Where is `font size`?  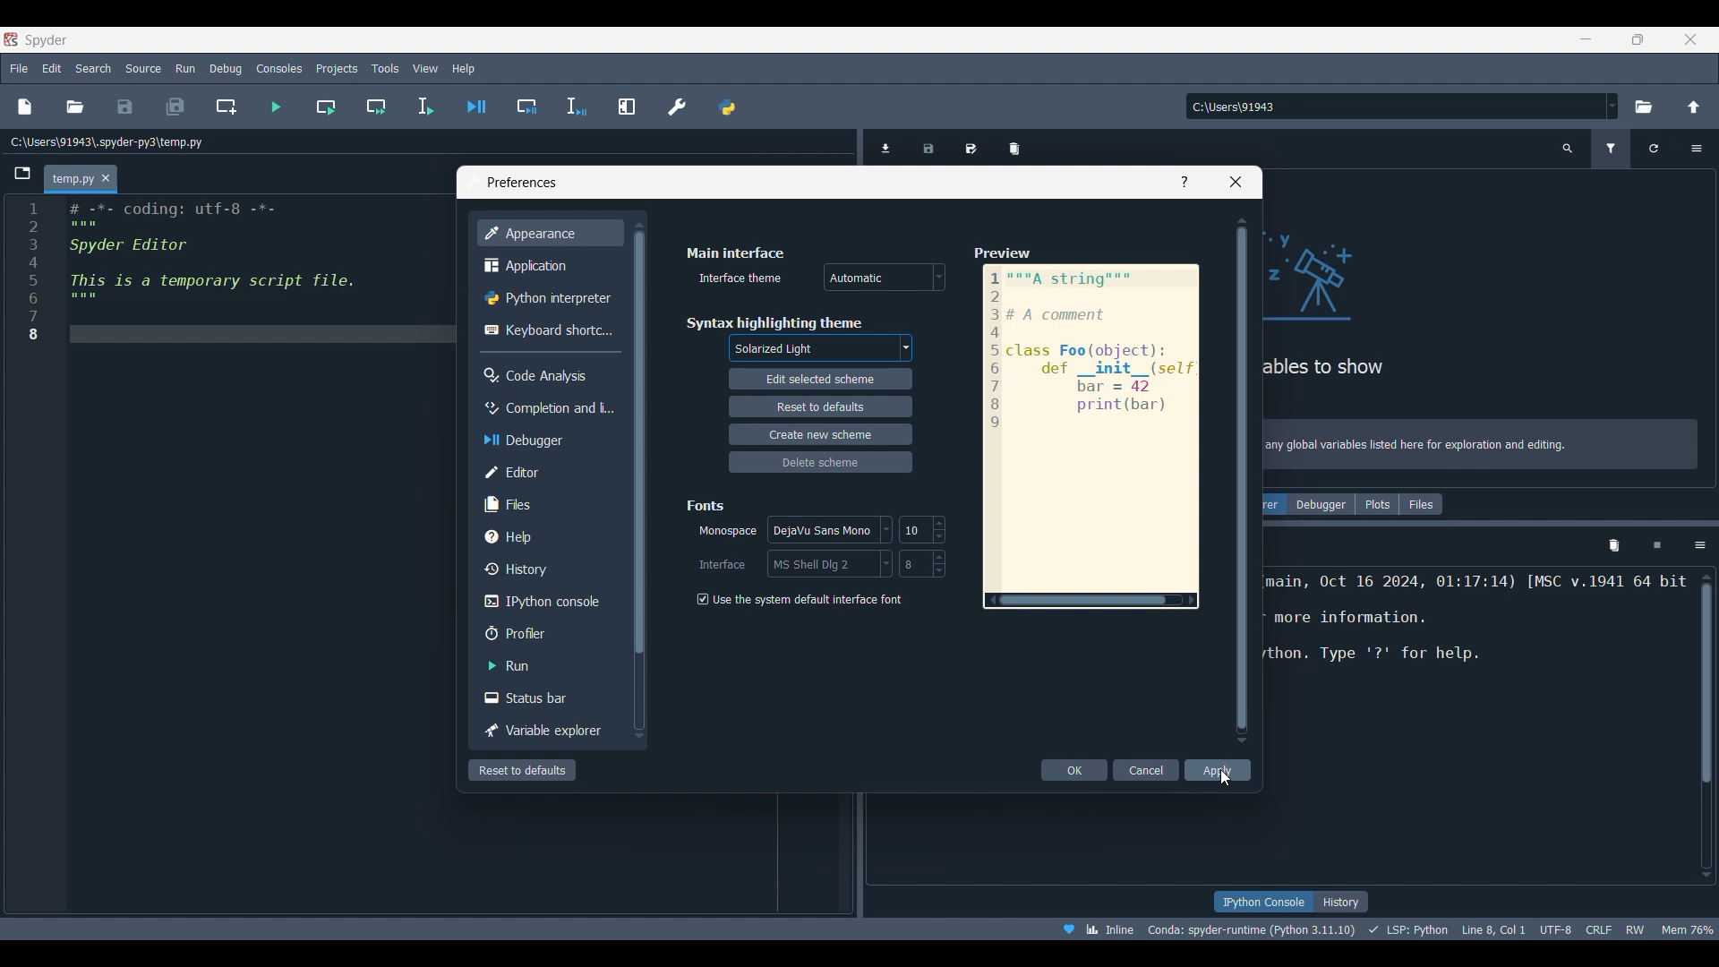
font size is located at coordinates (922, 529).